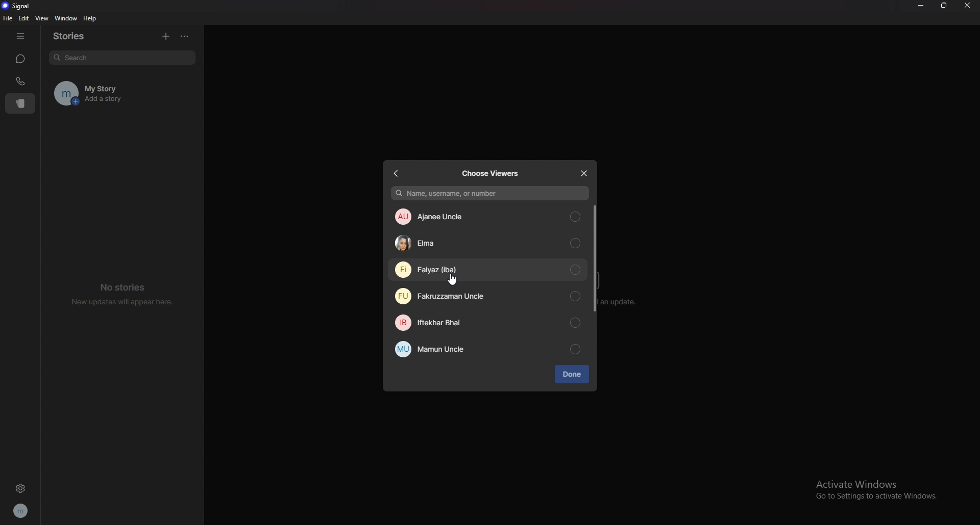 This screenshot has width=980, height=525. What do you see at coordinates (487, 296) in the screenshot?
I see `fakruzzaman uncle` at bounding box center [487, 296].